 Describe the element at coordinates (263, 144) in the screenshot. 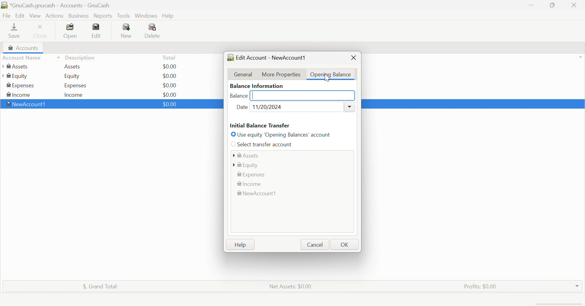

I see `Select transfer account` at that location.